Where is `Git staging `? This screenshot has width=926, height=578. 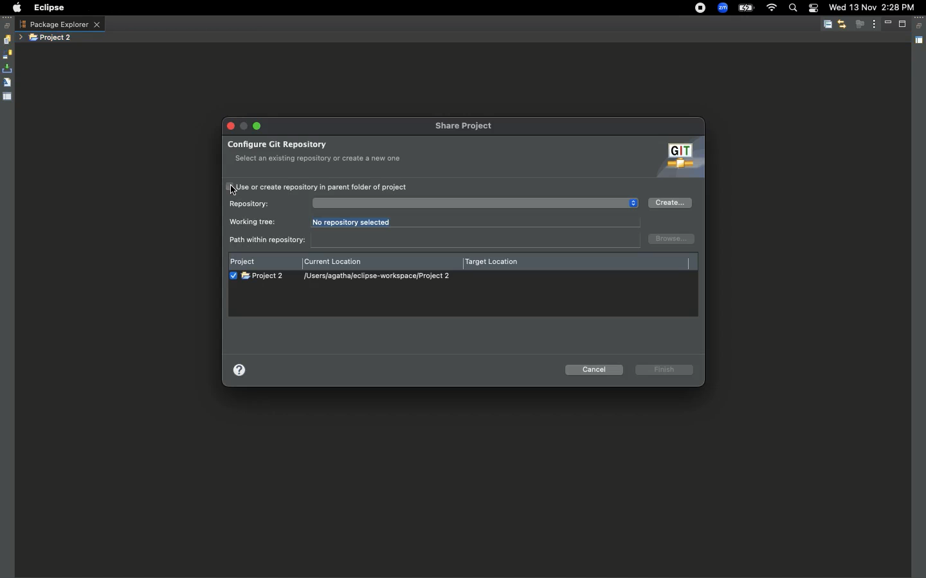 Git staging  is located at coordinates (8, 69).